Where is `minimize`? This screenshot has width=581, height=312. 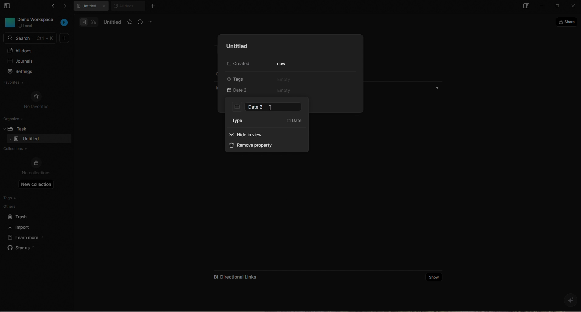
minimize is located at coordinates (542, 6).